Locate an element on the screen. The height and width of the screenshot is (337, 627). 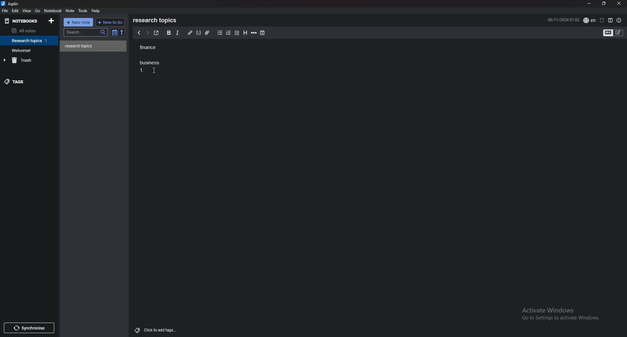
toggle external editor is located at coordinates (156, 33).